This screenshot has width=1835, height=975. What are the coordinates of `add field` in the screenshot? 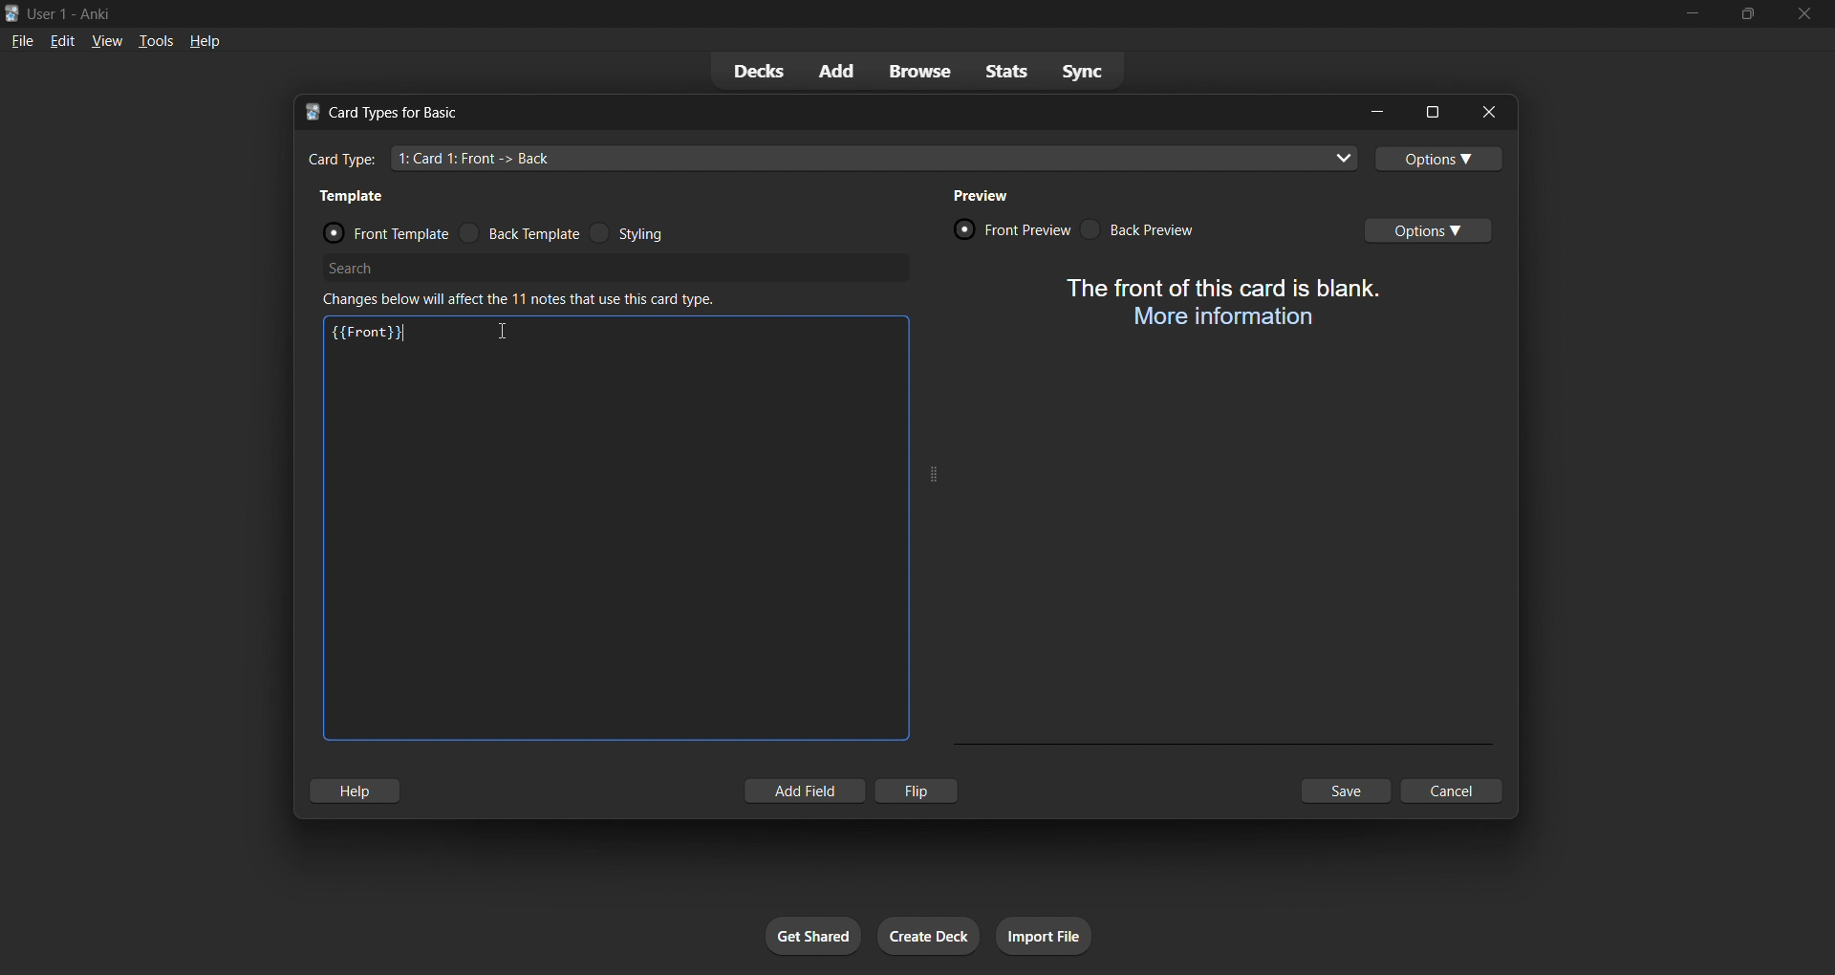 It's located at (803, 791).